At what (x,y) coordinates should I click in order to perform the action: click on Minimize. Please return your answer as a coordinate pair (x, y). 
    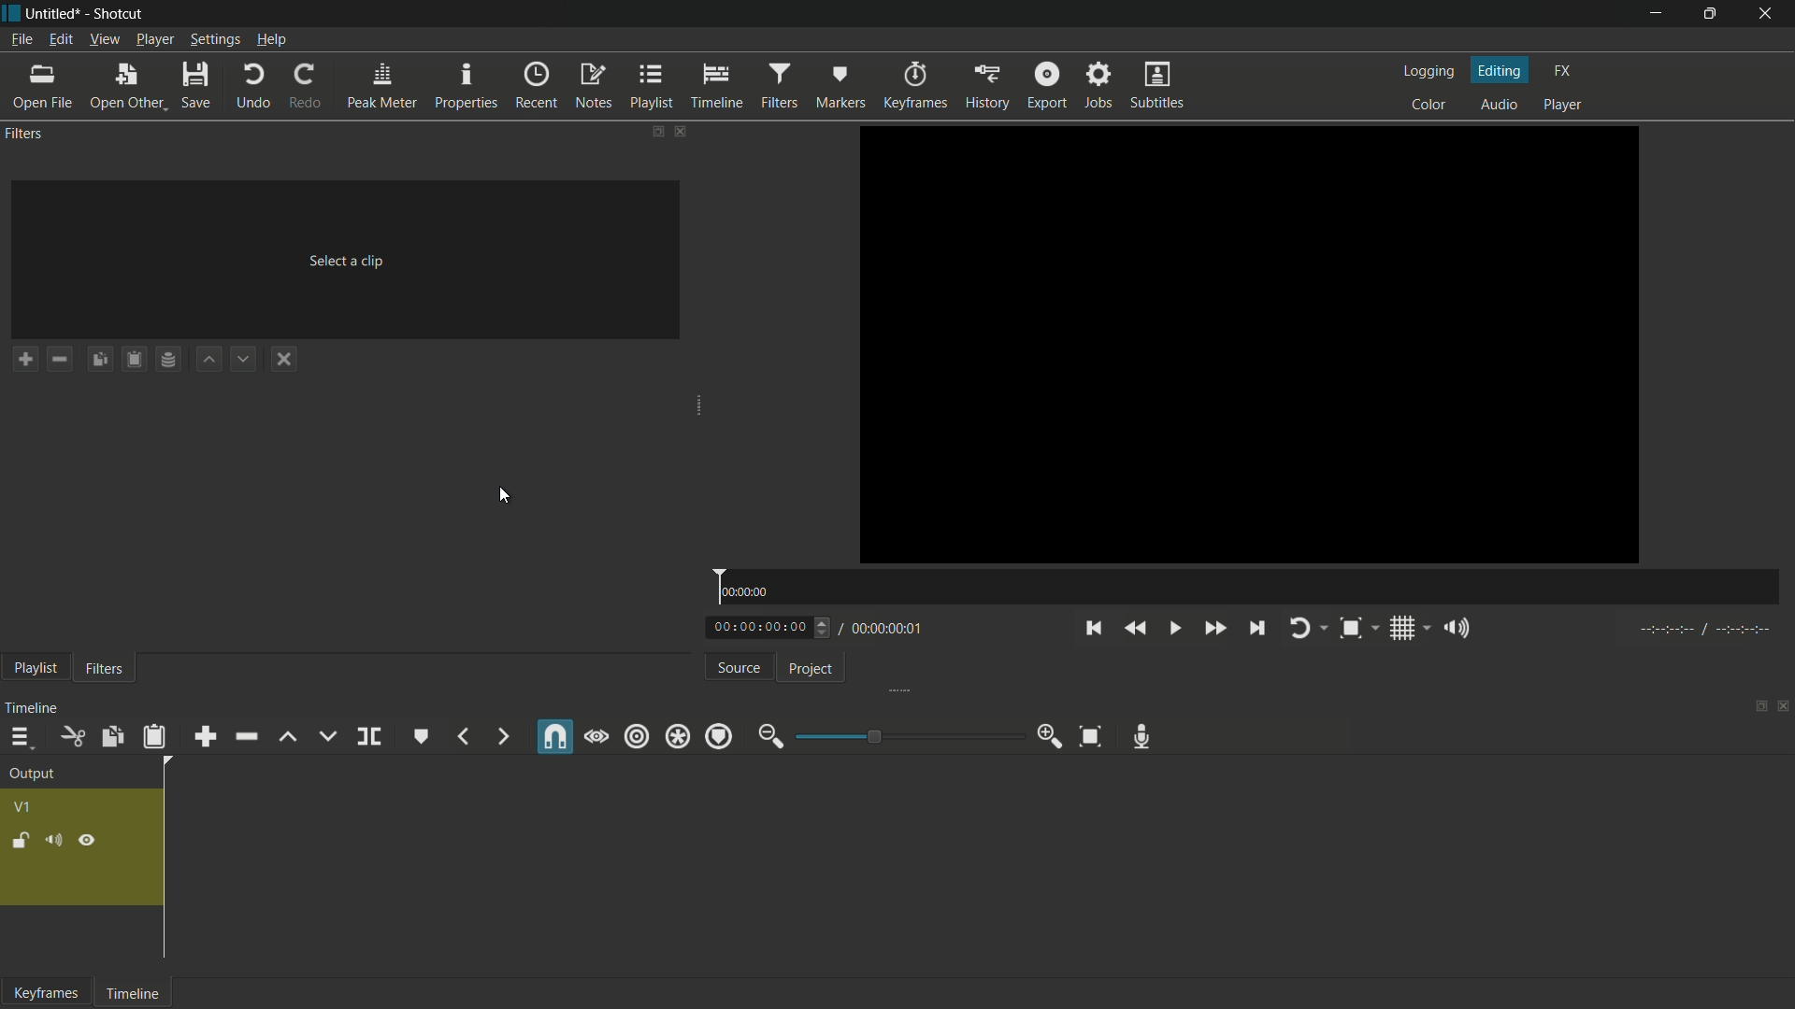
    Looking at the image, I should click on (1643, 14).